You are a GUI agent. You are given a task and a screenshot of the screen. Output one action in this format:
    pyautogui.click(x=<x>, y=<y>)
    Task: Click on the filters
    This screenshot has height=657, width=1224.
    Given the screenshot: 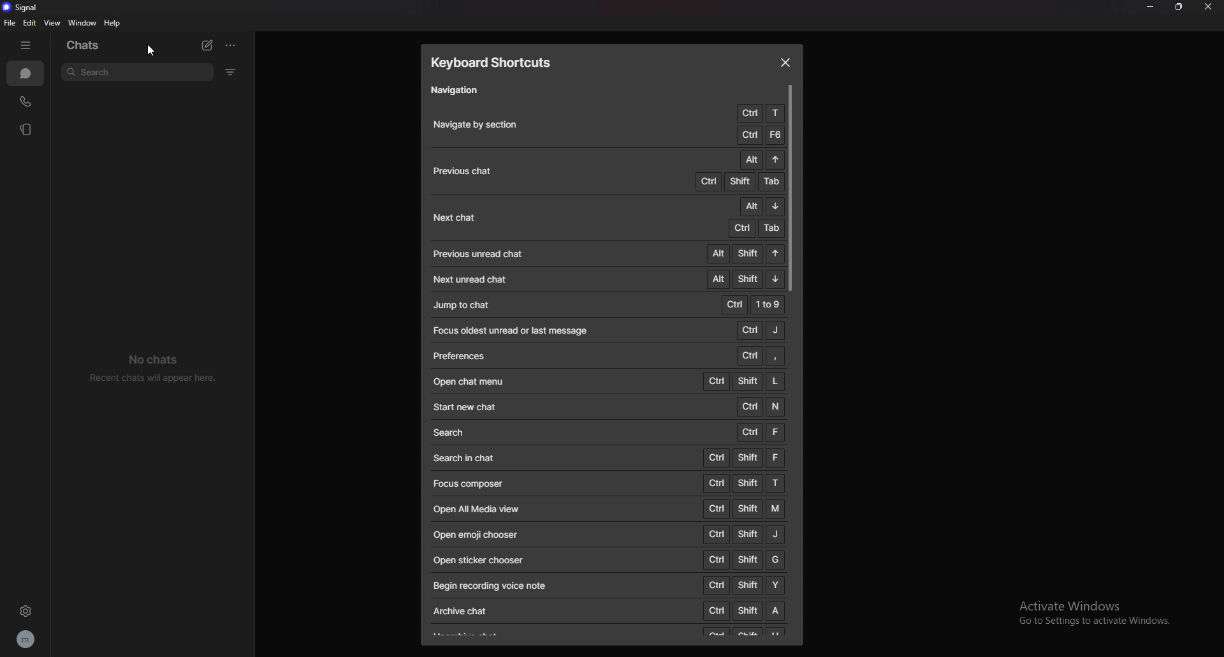 What is the action you would take?
    pyautogui.click(x=231, y=71)
    